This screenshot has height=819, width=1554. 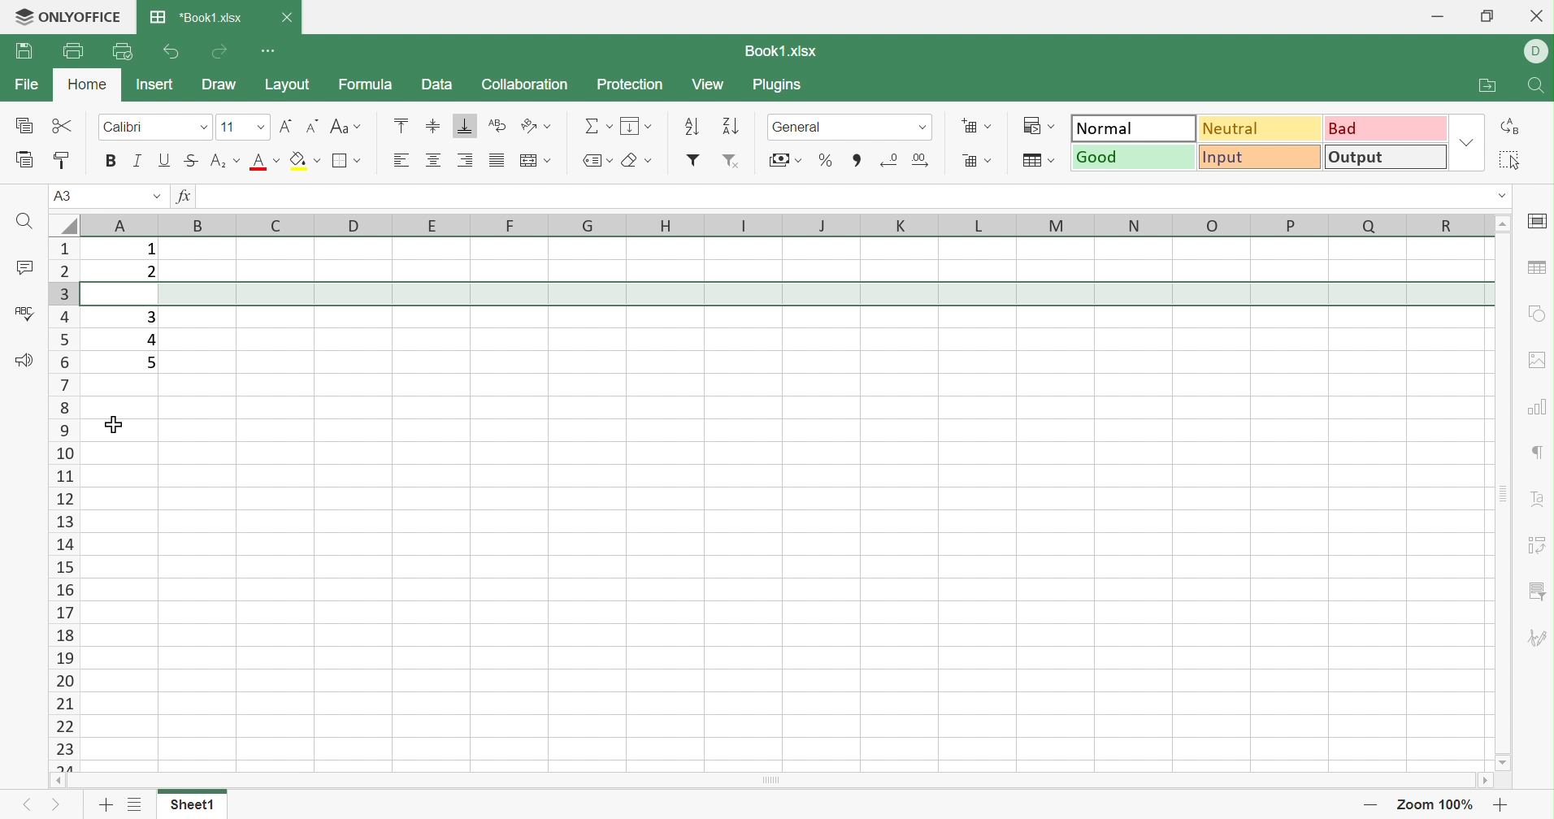 What do you see at coordinates (289, 84) in the screenshot?
I see `Layout` at bounding box center [289, 84].